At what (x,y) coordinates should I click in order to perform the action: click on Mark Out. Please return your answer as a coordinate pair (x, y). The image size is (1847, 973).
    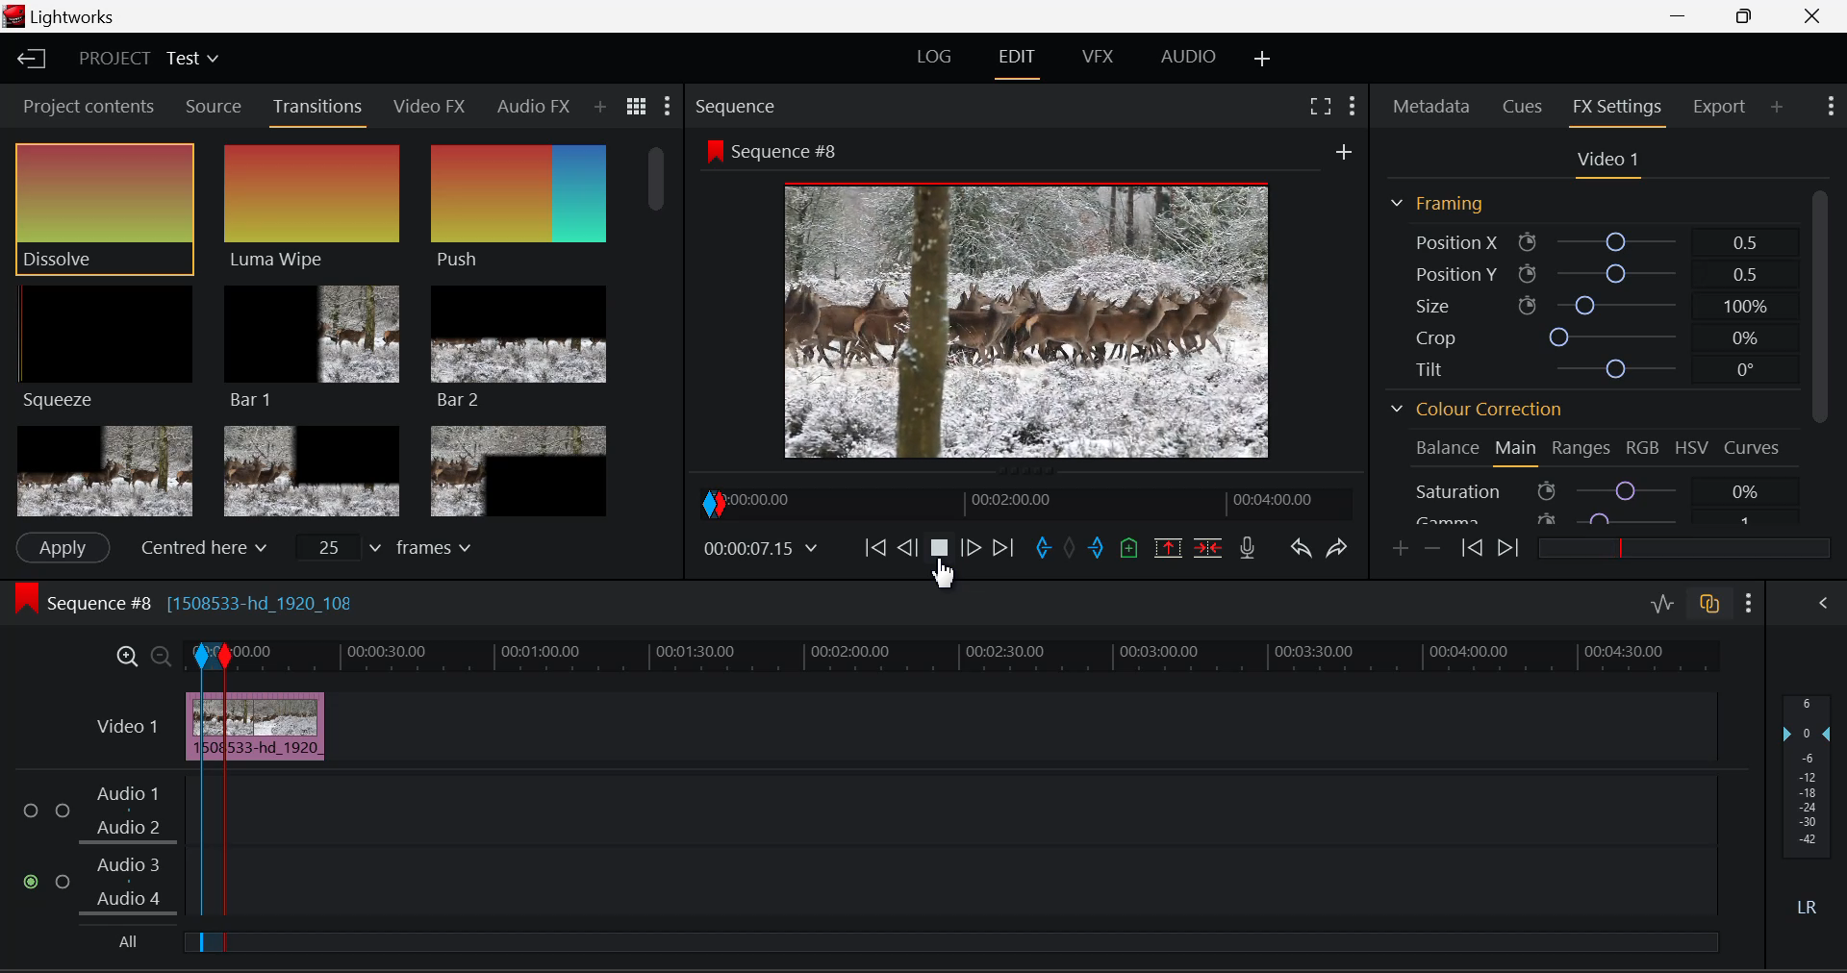
    Looking at the image, I should click on (1097, 551).